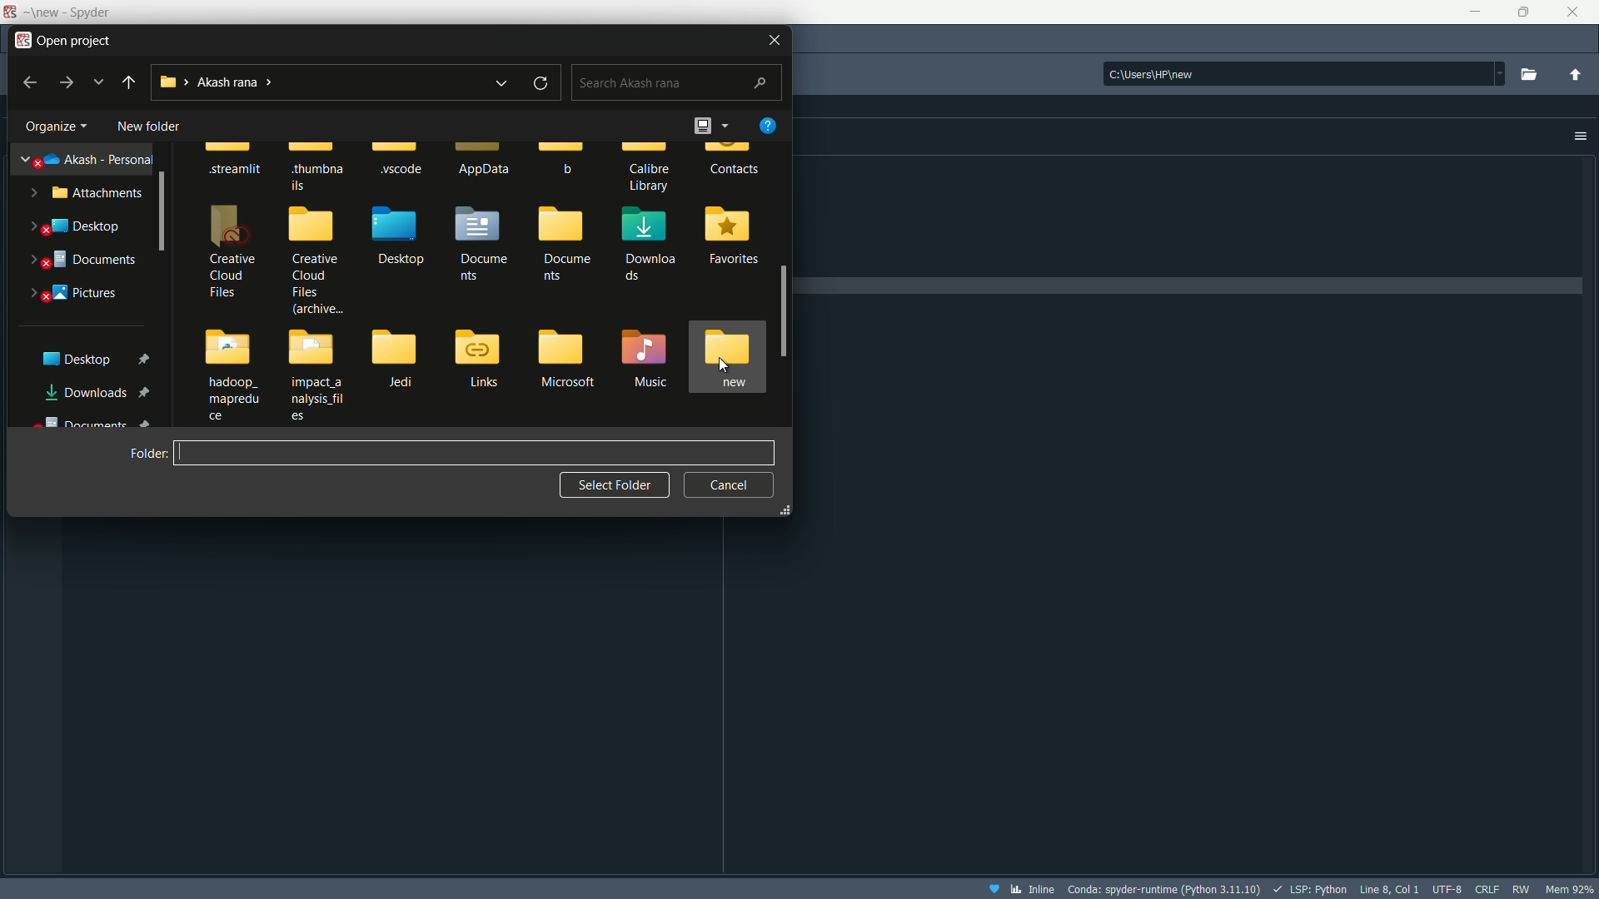  Describe the element at coordinates (99, 82) in the screenshot. I see `previous locations` at that location.